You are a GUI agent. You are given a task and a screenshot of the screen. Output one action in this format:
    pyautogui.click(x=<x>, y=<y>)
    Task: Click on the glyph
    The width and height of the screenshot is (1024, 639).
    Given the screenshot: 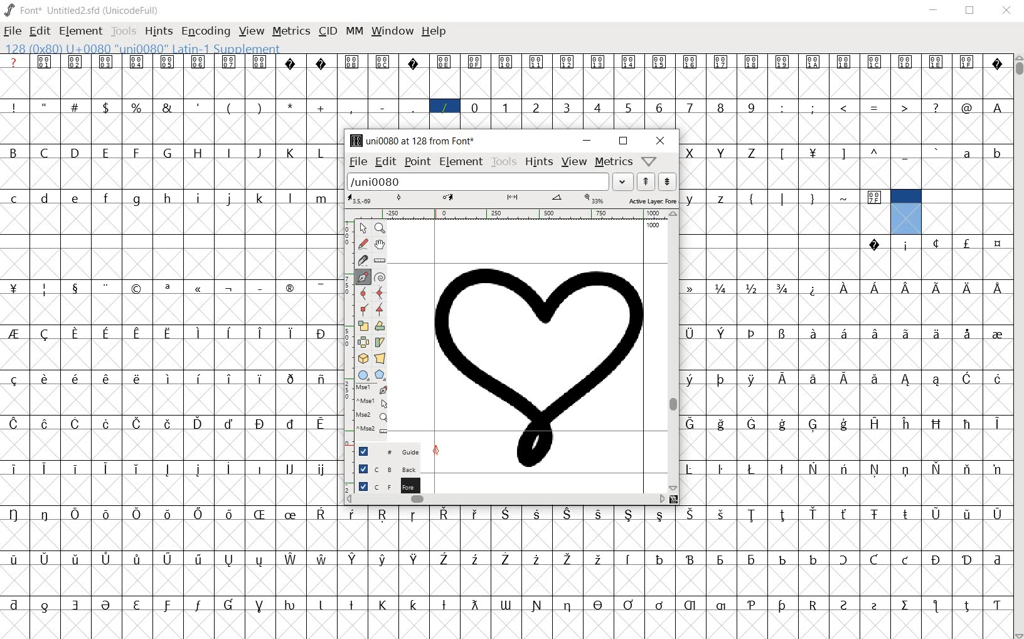 What is the action you would take?
    pyautogui.click(x=13, y=152)
    